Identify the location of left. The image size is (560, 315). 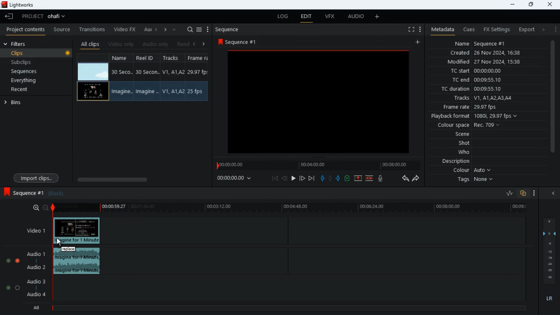
(196, 44).